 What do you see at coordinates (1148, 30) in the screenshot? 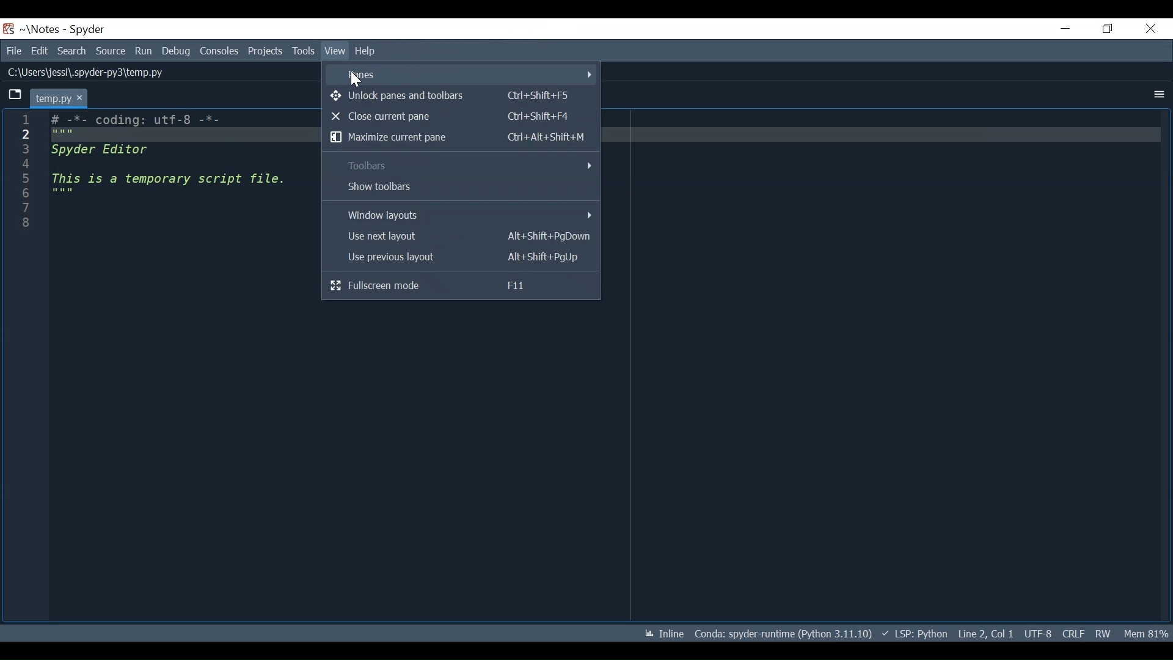
I see `Close` at bounding box center [1148, 30].